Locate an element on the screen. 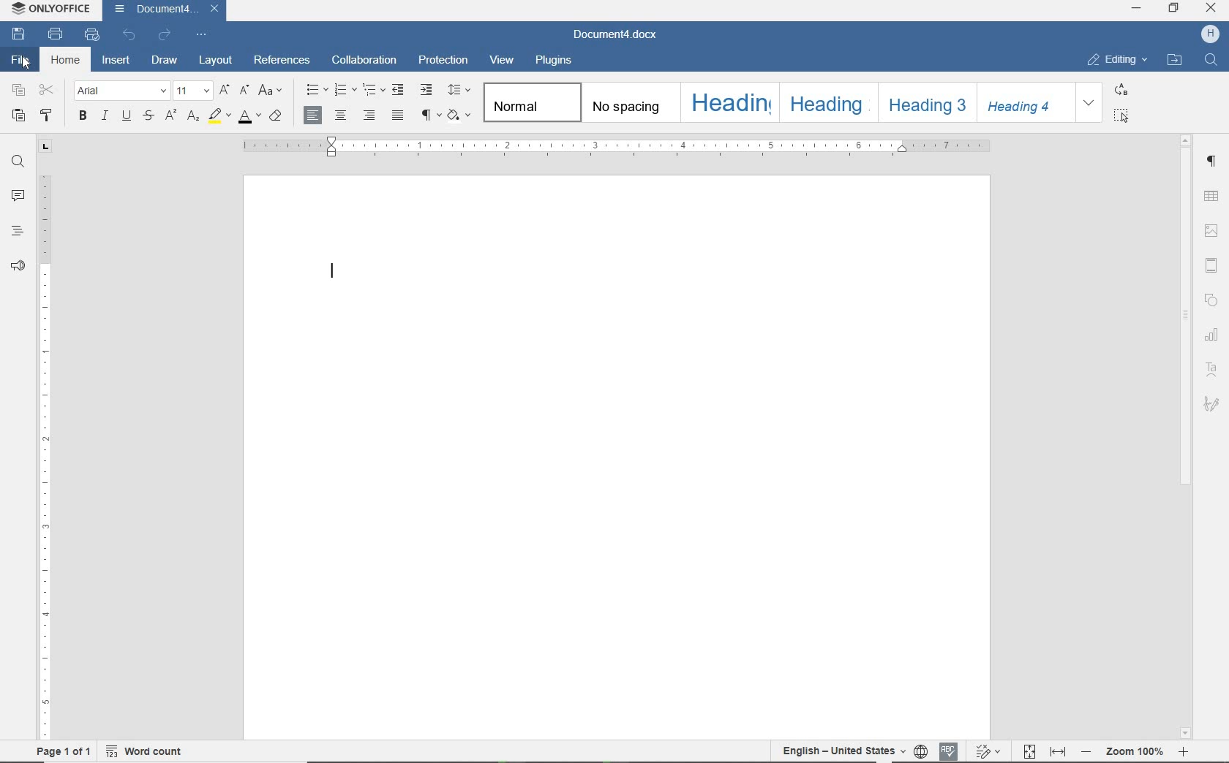  view is located at coordinates (503, 61).